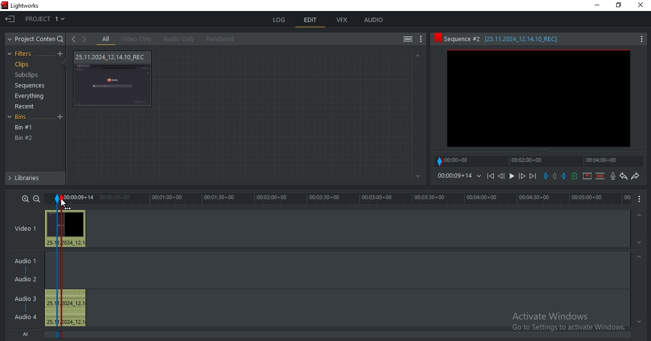 The image size is (651, 341). Describe the element at coordinates (621, 7) in the screenshot. I see `Maximize` at that location.